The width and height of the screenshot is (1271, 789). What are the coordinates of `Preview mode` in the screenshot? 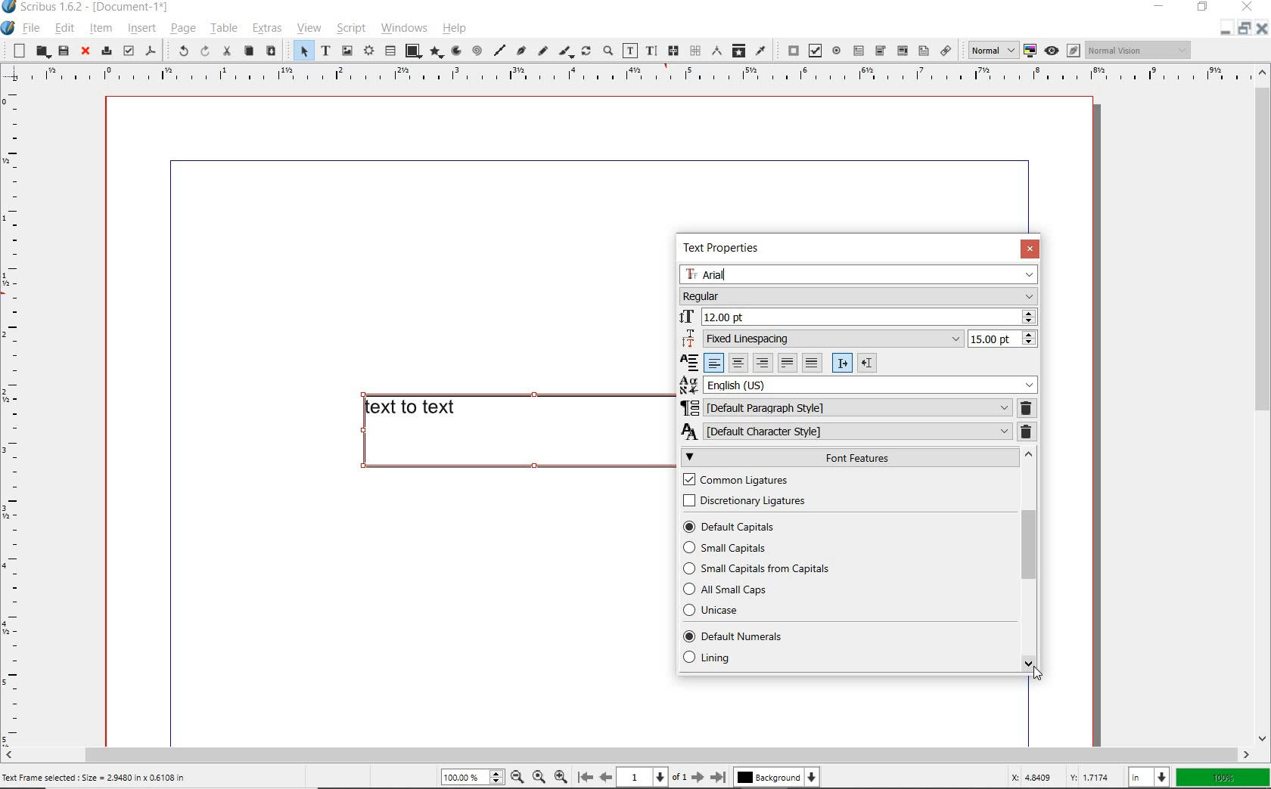 It's located at (1051, 50).